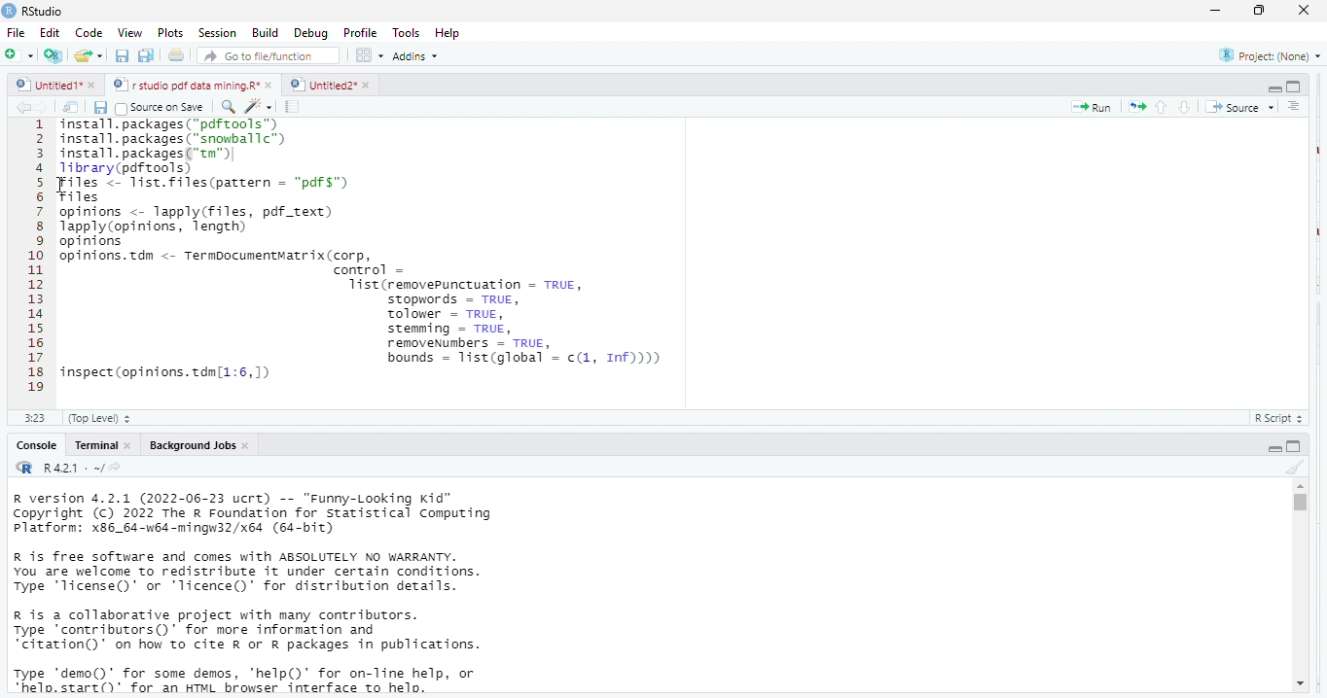 The image size is (1327, 698). I want to click on options, so click(371, 54).